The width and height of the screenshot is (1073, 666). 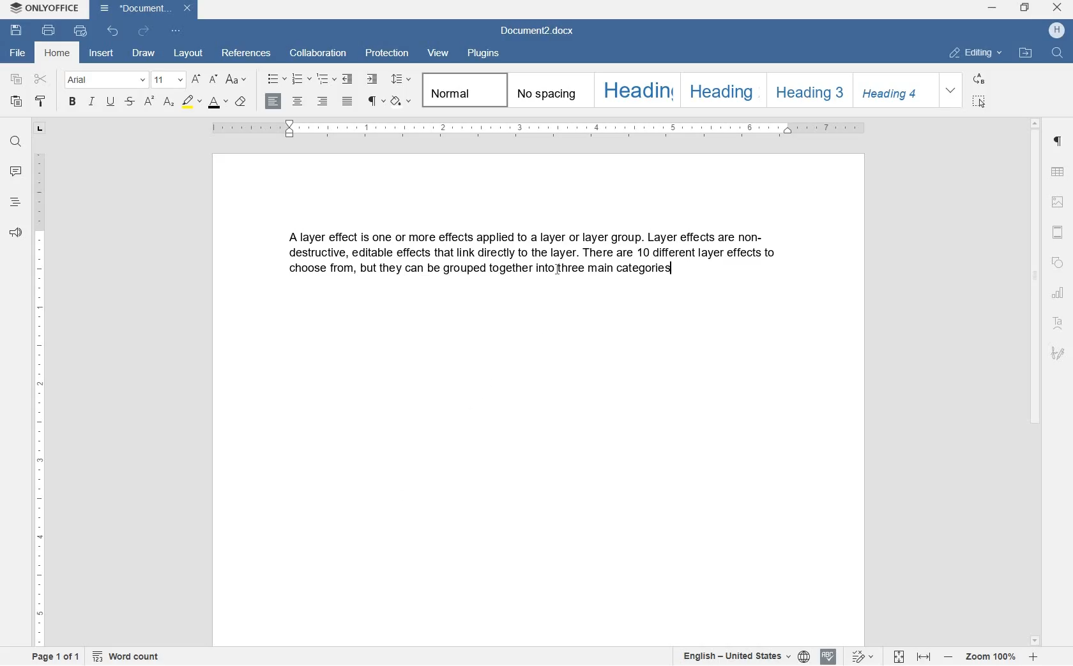 What do you see at coordinates (1057, 7) in the screenshot?
I see `close` at bounding box center [1057, 7].